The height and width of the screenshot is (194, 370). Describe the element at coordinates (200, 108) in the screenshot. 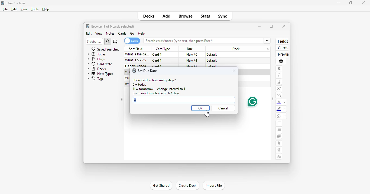

I see `OK` at that location.